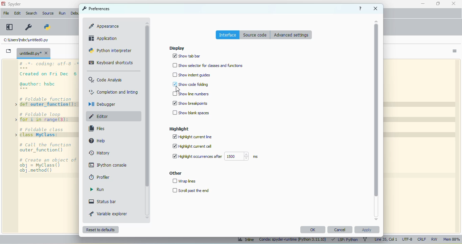  Describe the element at coordinates (438, 3) in the screenshot. I see `maximize` at that location.